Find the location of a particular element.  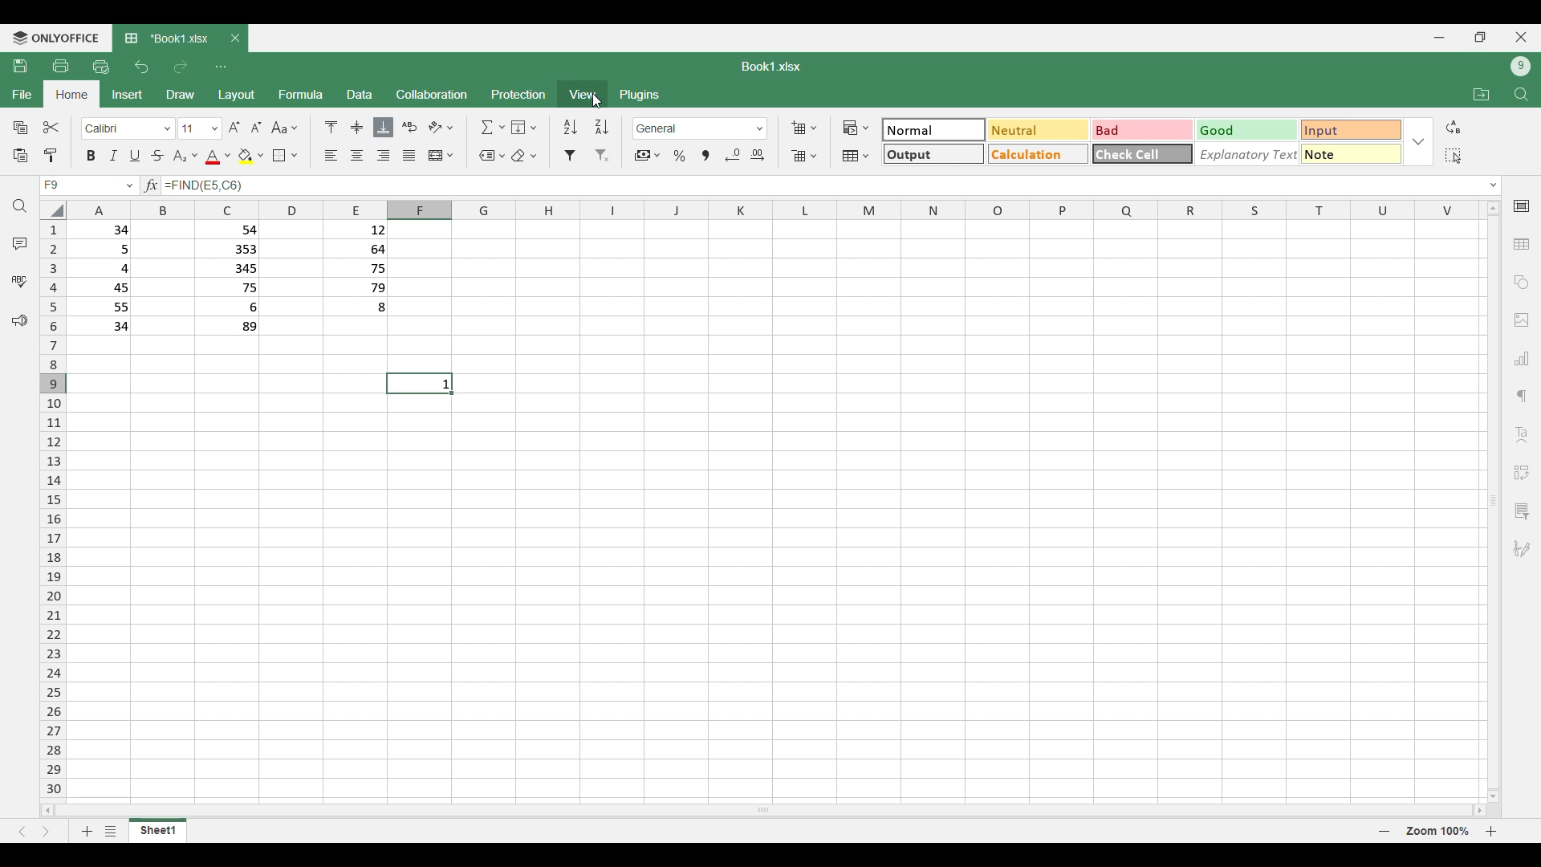

Insert pivot table is located at coordinates (1521, 473).